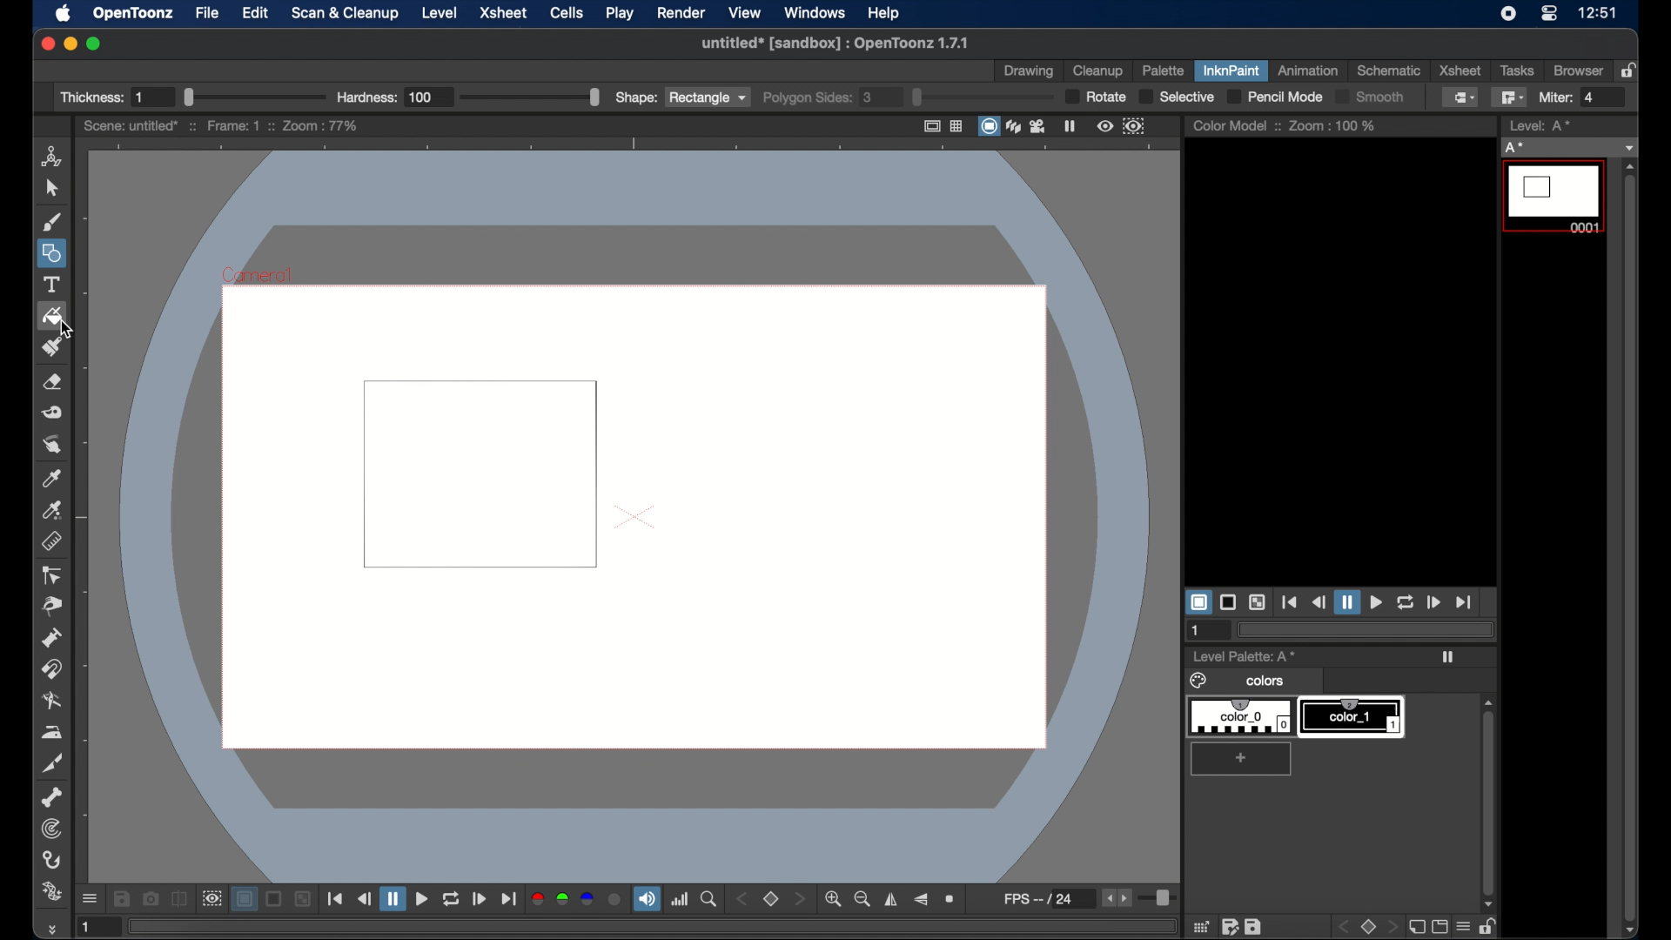 The height and width of the screenshot is (940, 1671). I want to click on blender tool, so click(52, 702).